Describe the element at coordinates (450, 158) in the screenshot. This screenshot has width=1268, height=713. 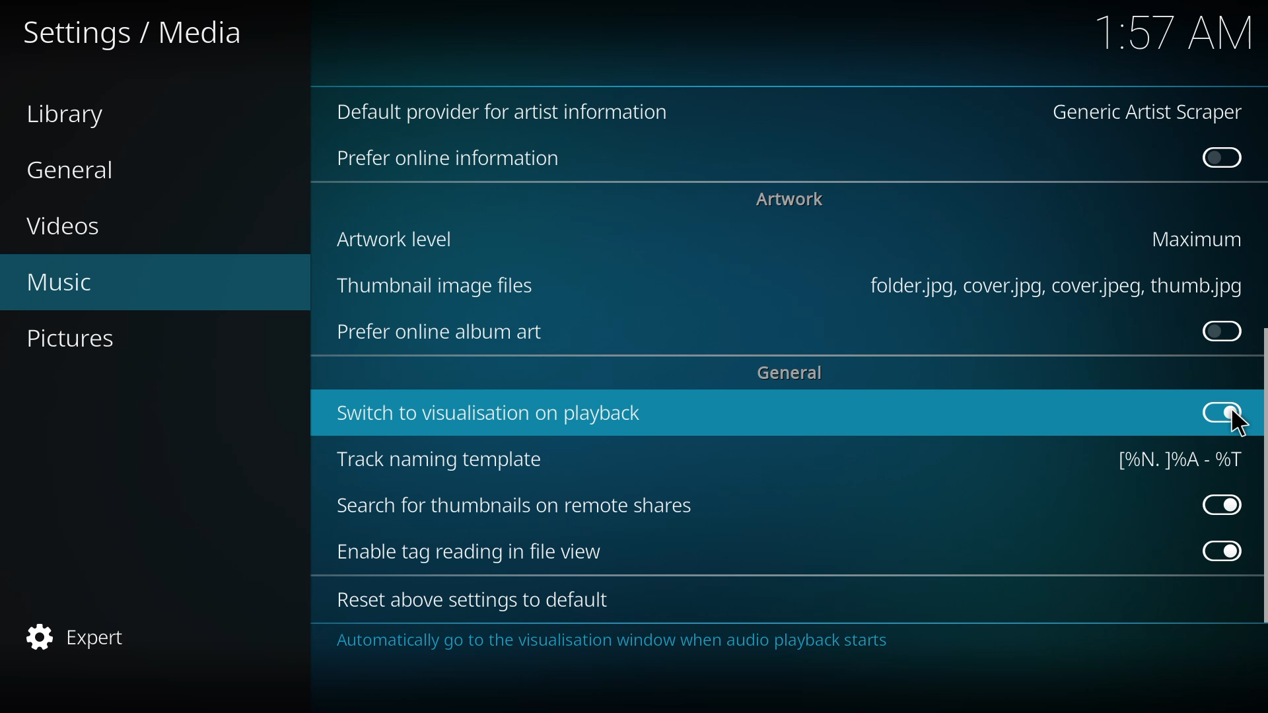
I see `online` at that location.